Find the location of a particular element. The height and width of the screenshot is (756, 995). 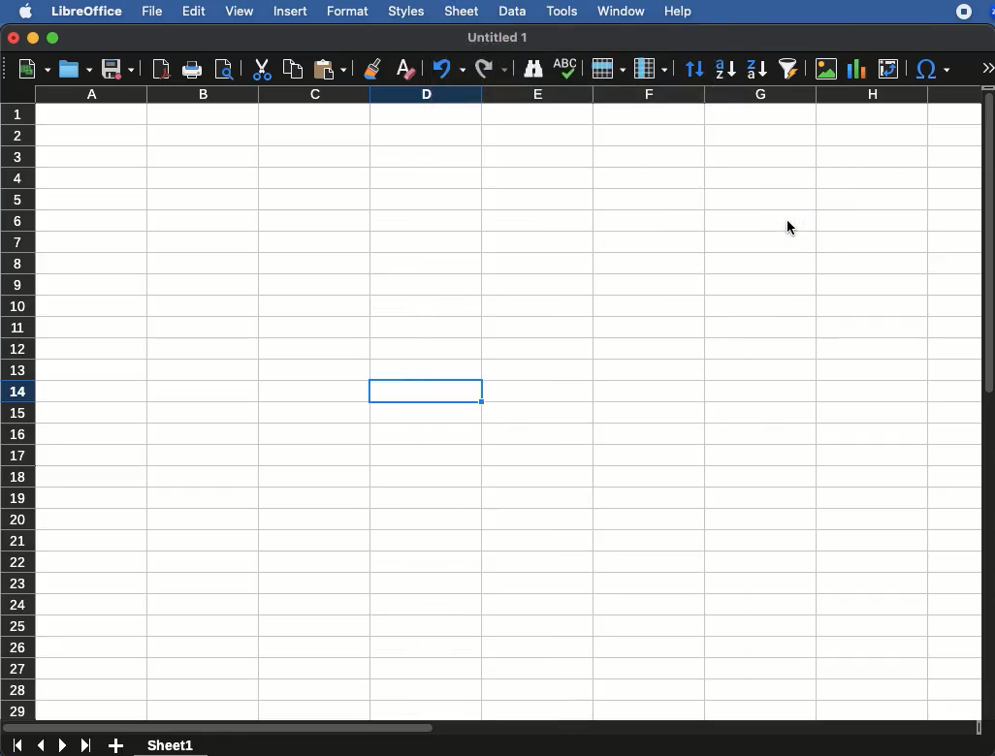

print is located at coordinates (193, 71).